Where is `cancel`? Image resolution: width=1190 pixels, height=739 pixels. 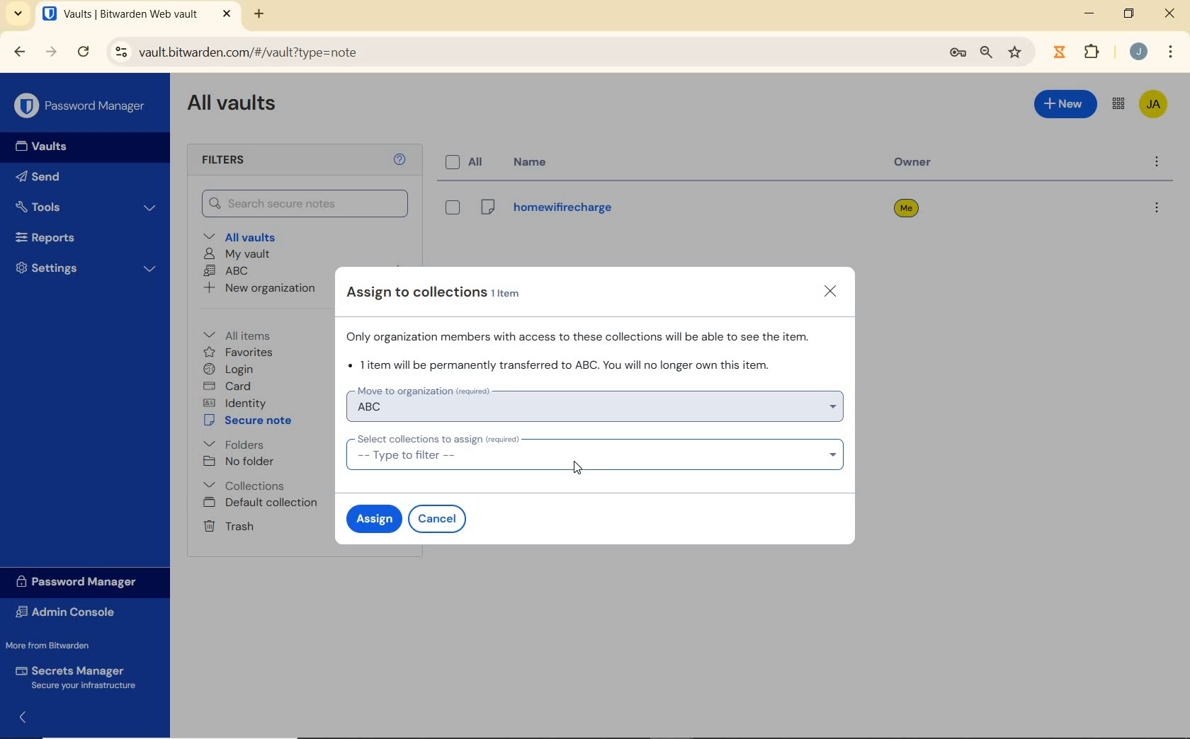 cancel is located at coordinates (440, 520).